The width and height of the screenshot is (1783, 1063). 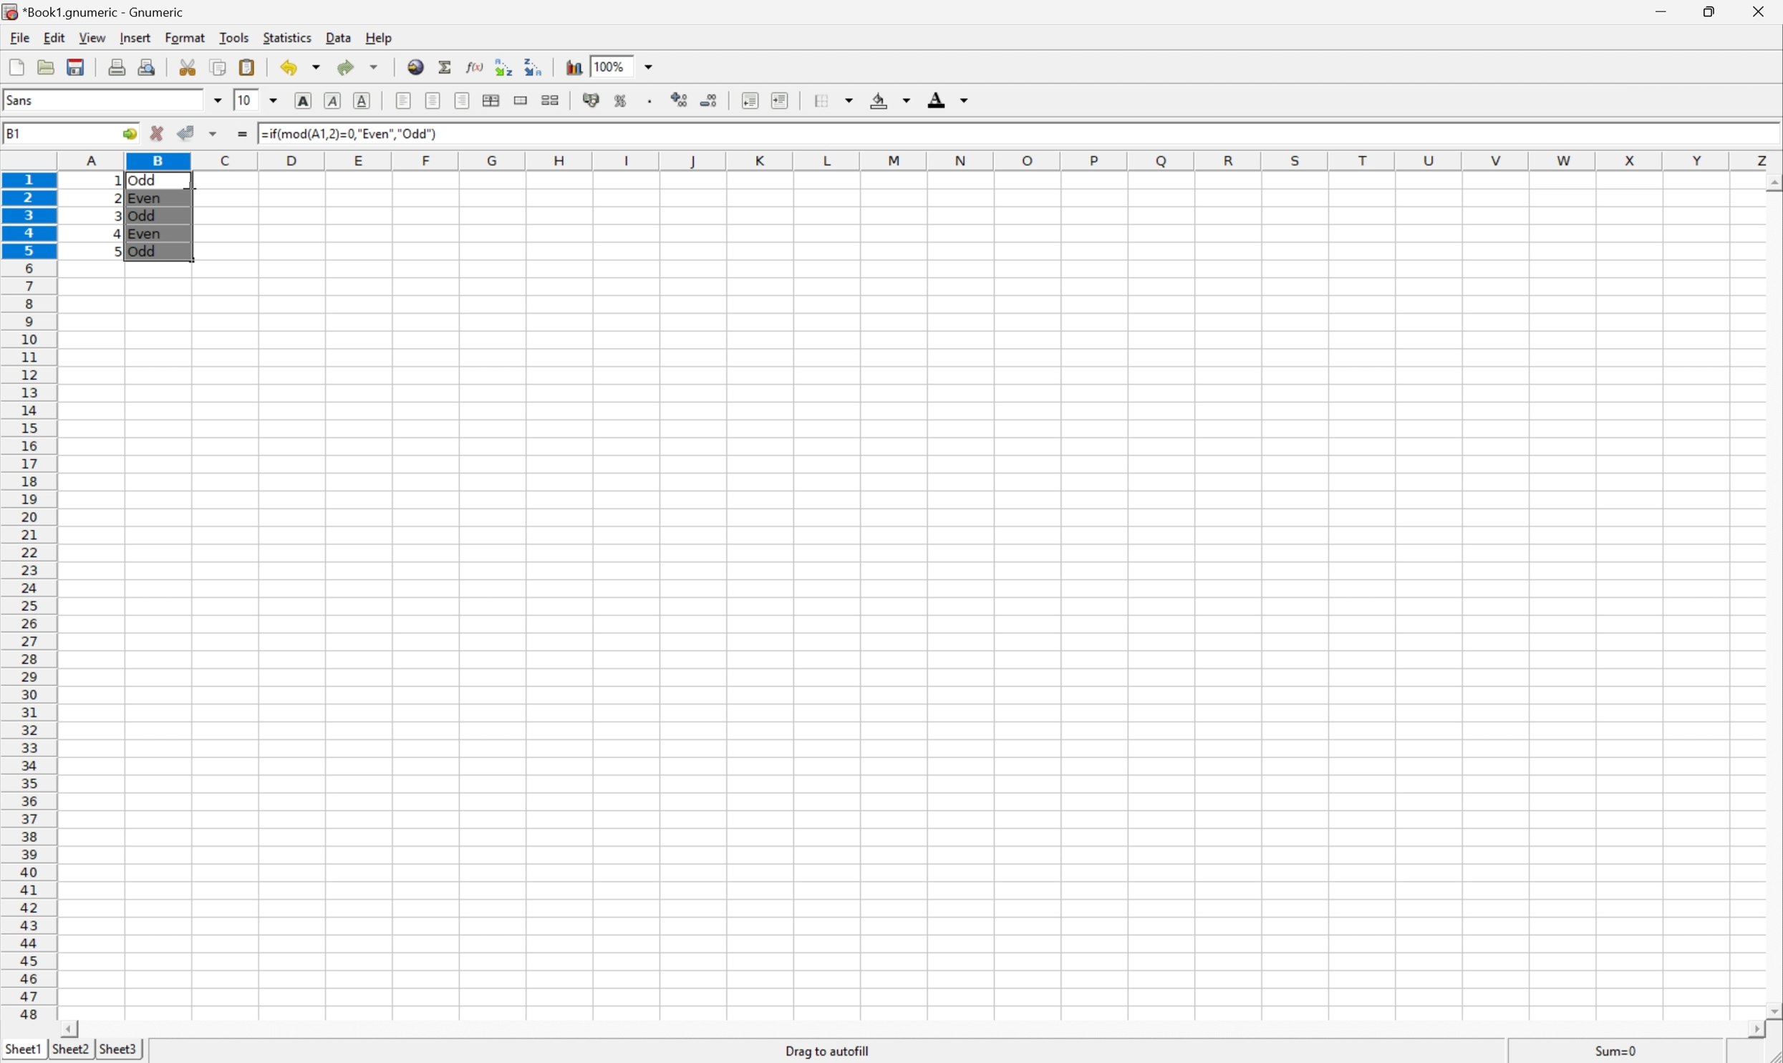 I want to click on Even, so click(x=148, y=196).